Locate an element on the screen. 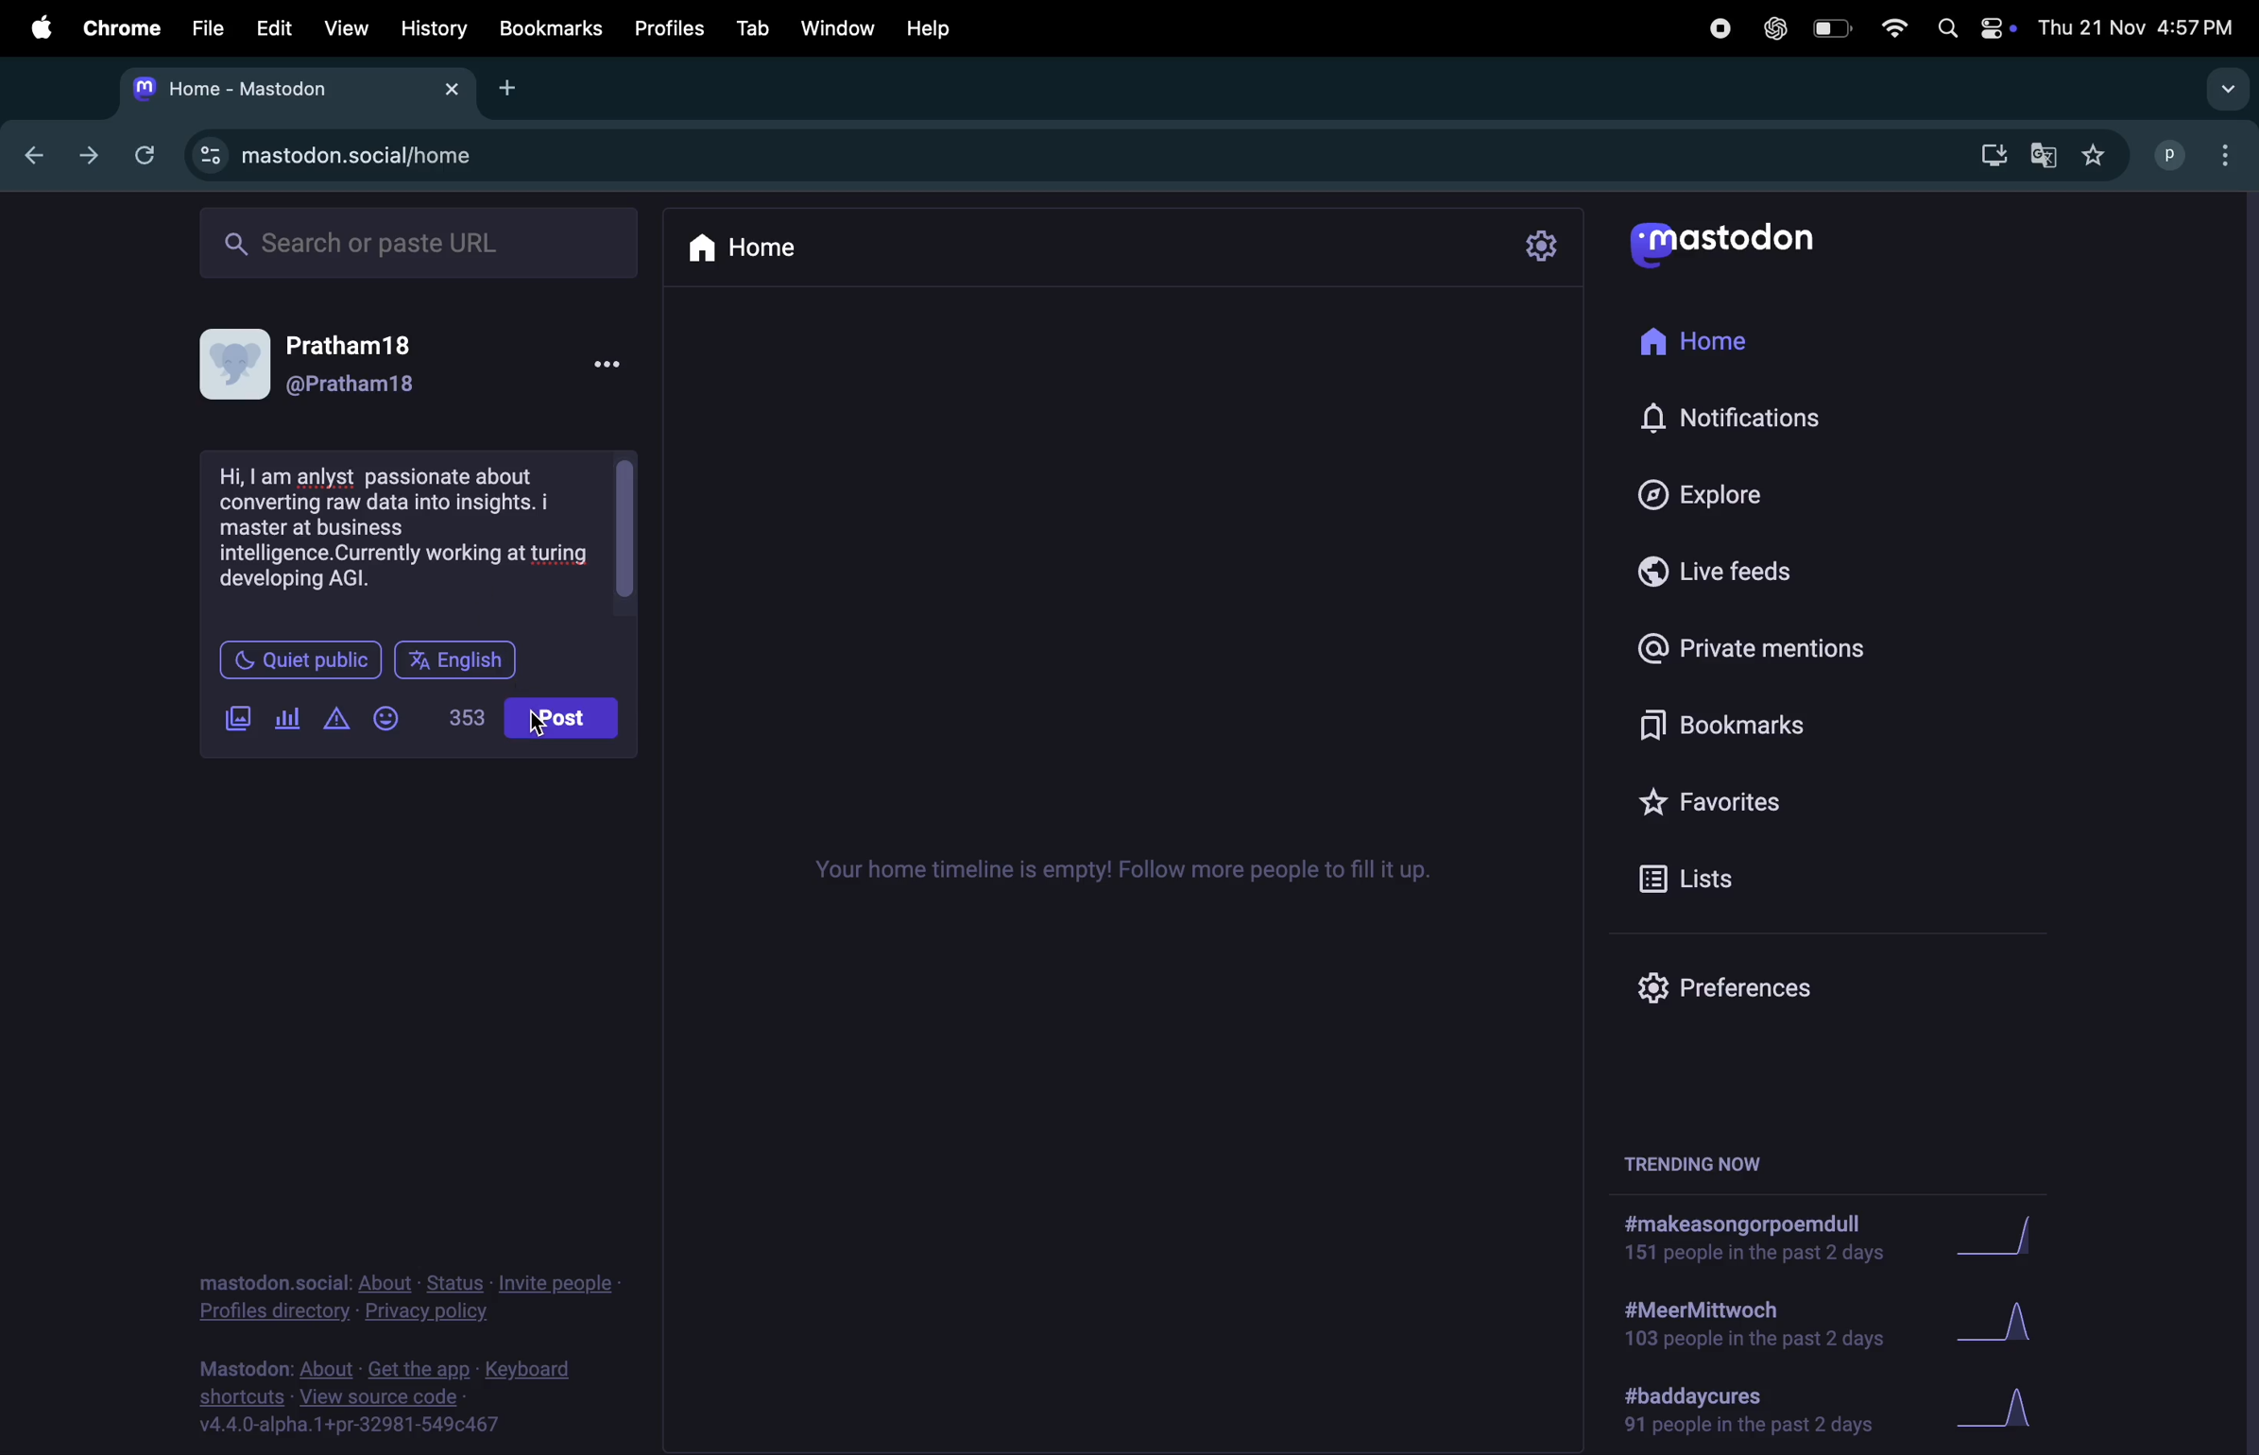 This screenshot has height=1455, width=2259. private mentions is located at coordinates (1754, 654).